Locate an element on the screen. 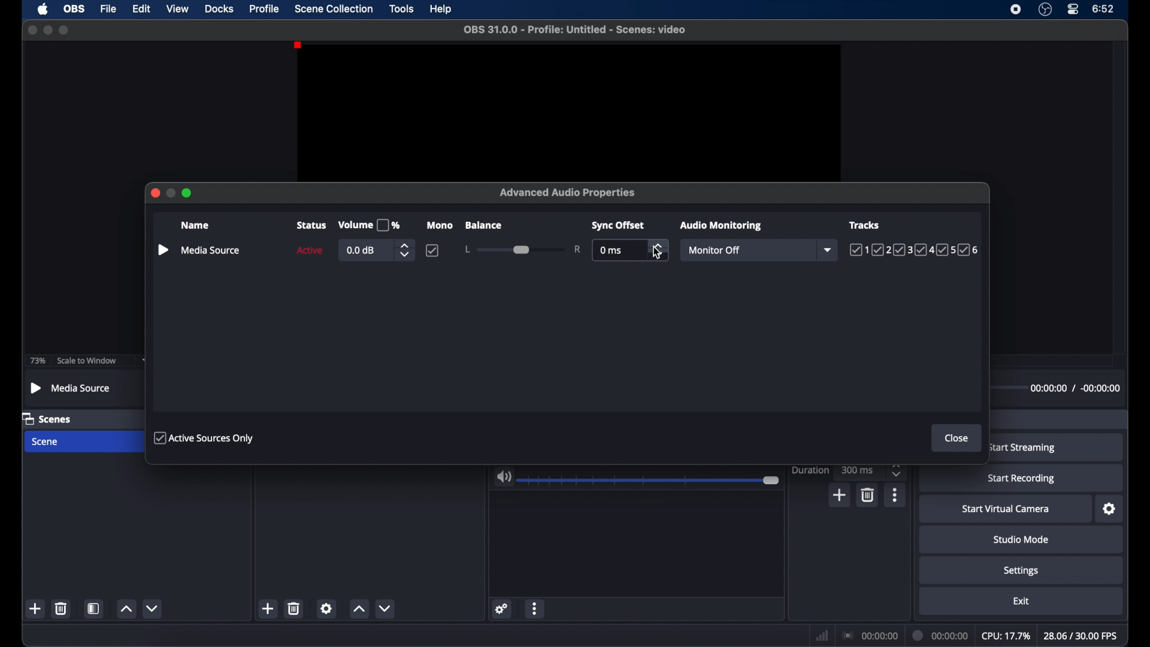 Image resolution: width=1150 pixels, height=647 pixels. advanced audio properties is located at coordinates (569, 194).